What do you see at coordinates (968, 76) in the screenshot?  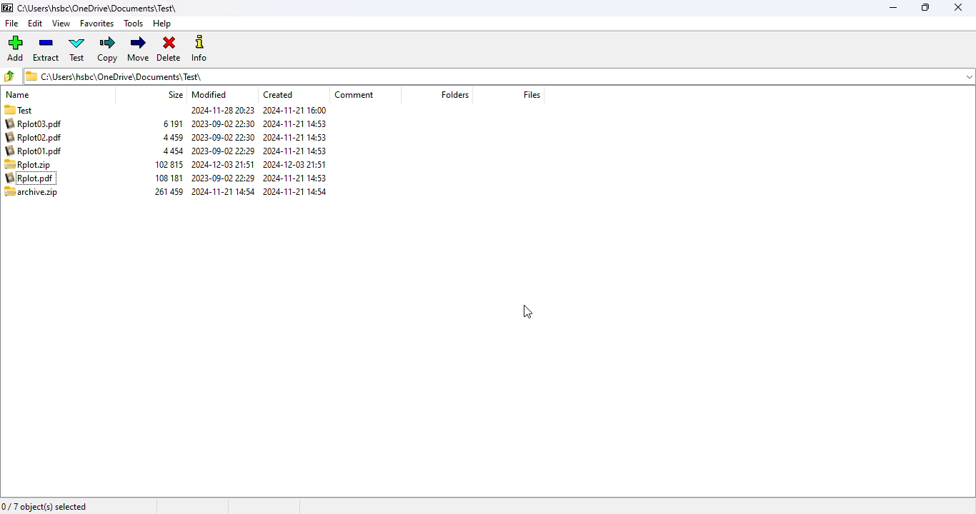 I see `dropdown` at bounding box center [968, 76].